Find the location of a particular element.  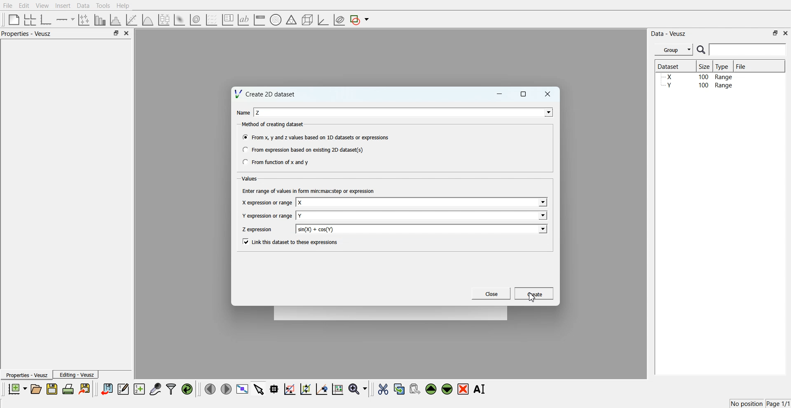

Plot bar chart is located at coordinates (100, 20).